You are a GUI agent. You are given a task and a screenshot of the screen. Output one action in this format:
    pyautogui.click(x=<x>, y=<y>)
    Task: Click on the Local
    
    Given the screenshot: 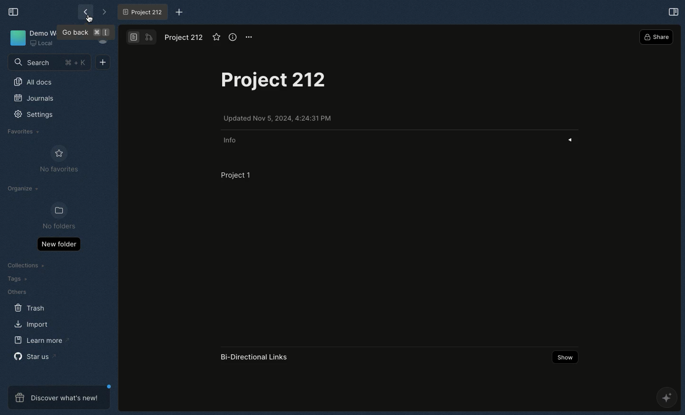 What is the action you would take?
    pyautogui.click(x=43, y=43)
    